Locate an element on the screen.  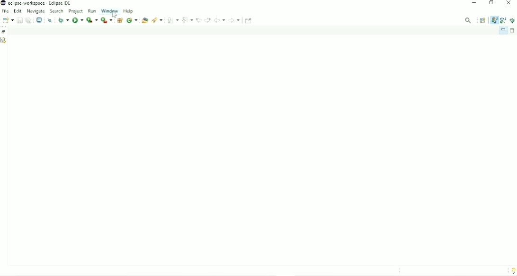
Restore is located at coordinates (4, 32).